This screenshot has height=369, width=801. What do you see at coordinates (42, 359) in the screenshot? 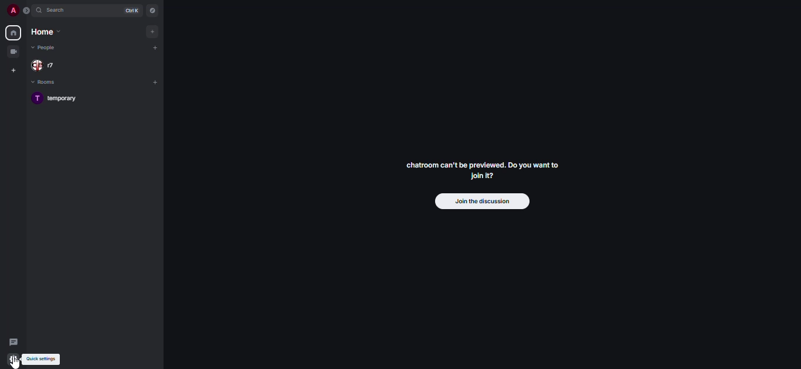
I see `quick settings` at bounding box center [42, 359].